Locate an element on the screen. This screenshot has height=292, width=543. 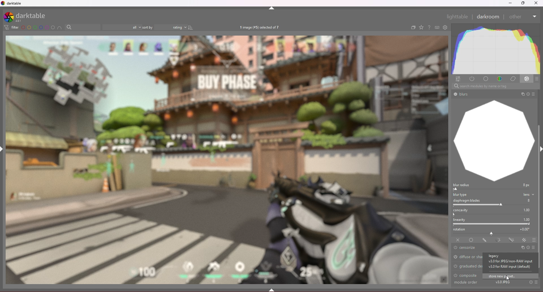
 is located at coordinates (536, 283).